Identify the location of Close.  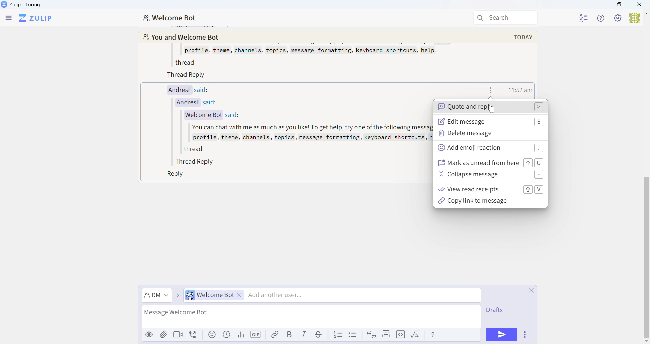
(640, 5).